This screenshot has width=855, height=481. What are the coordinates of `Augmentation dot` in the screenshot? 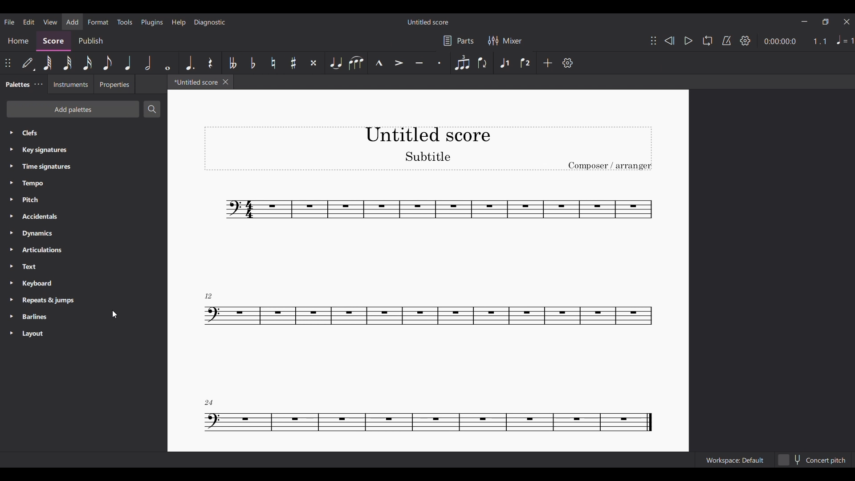 It's located at (440, 63).